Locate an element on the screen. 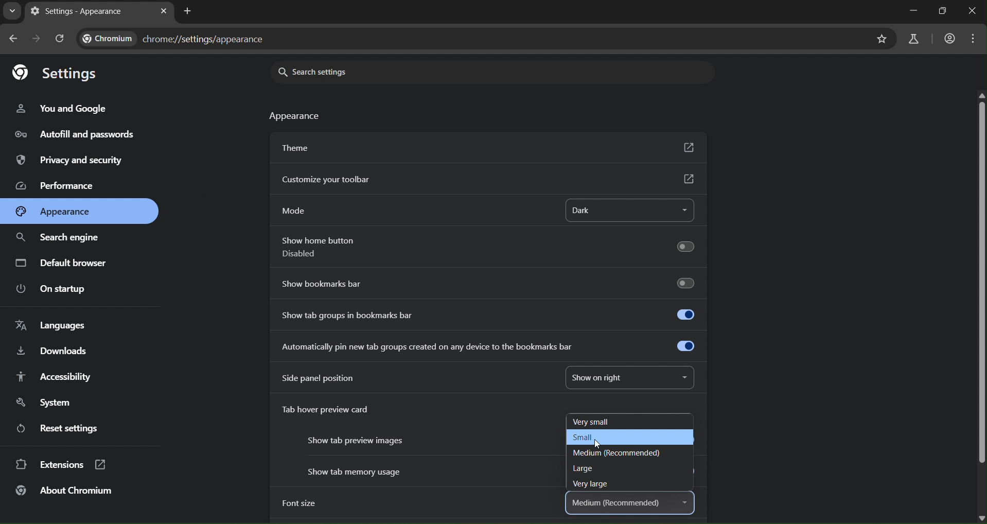 This screenshot has height=524, width=987. automatically pin new tab created on any device to the bookmarks bar is located at coordinates (487, 347).